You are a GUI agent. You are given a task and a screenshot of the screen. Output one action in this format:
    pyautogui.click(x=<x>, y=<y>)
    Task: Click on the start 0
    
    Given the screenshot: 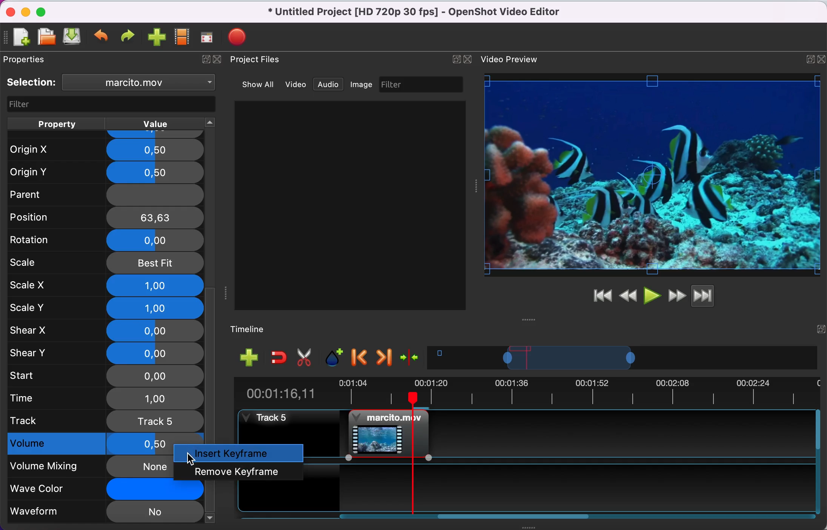 What is the action you would take?
    pyautogui.click(x=105, y=375)
    